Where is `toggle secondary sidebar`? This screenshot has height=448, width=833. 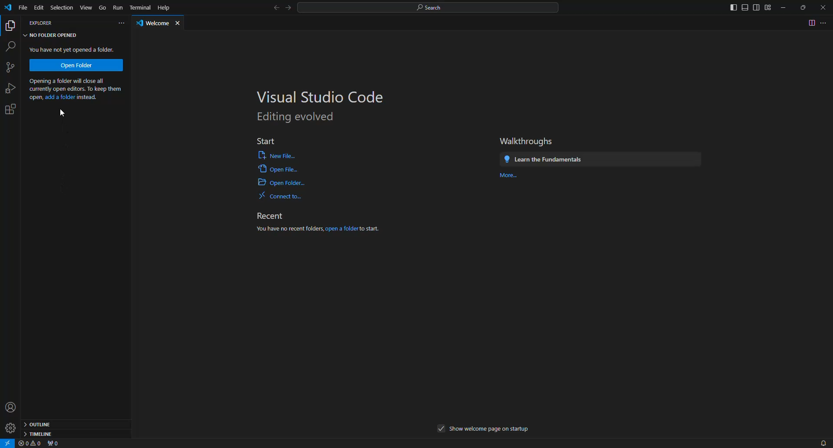
toggle secondary sidebar is located at coordinates (756, 8).